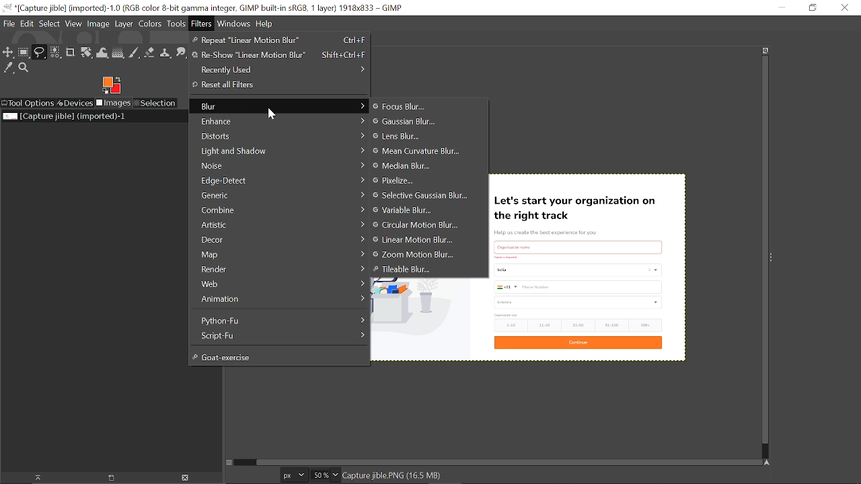 This screenshot has width=861, height=484. What do you see at coordinates (277, 225) in the screenshot?
I see `Artistic` at bounding box center [277, 225].